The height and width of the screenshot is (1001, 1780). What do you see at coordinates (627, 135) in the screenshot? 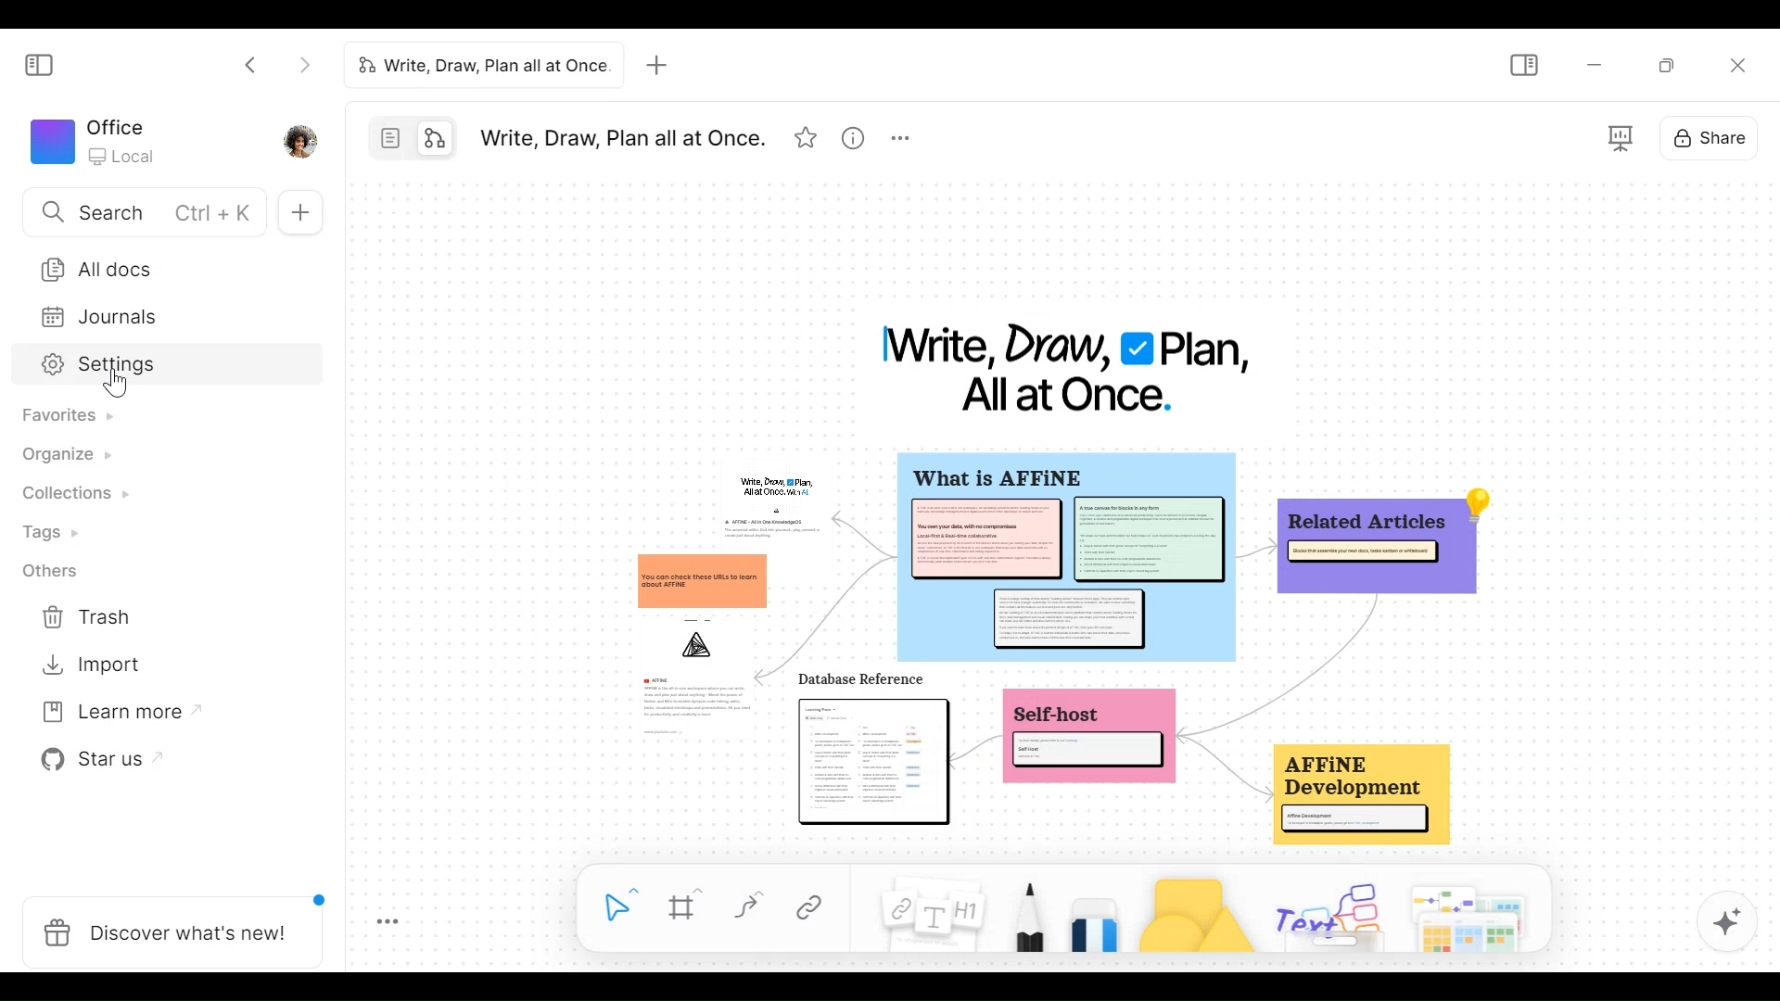
I see `Title of the project` at bounding box center [627, 135].